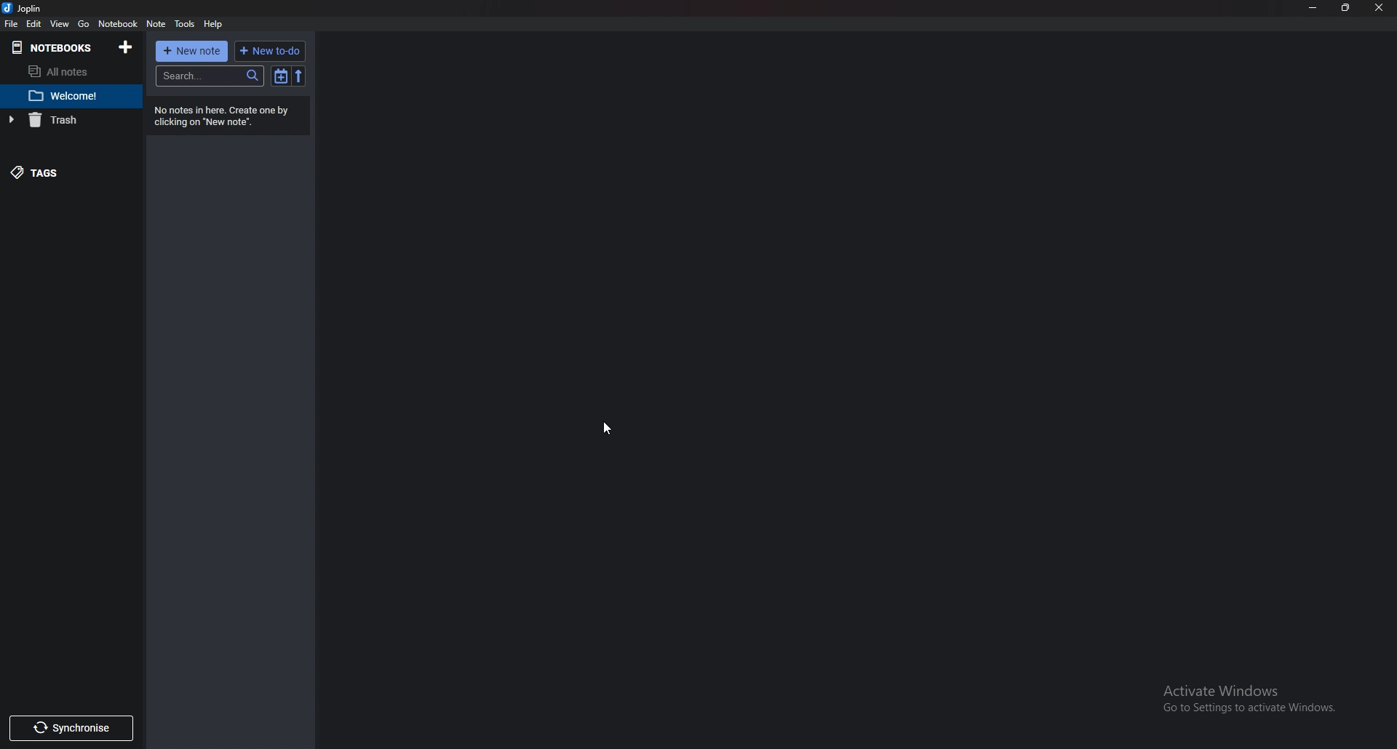  What do you see at coordinates (58, 171) in the screenshot?
I see `Tags` at bounding box center [58, 171].